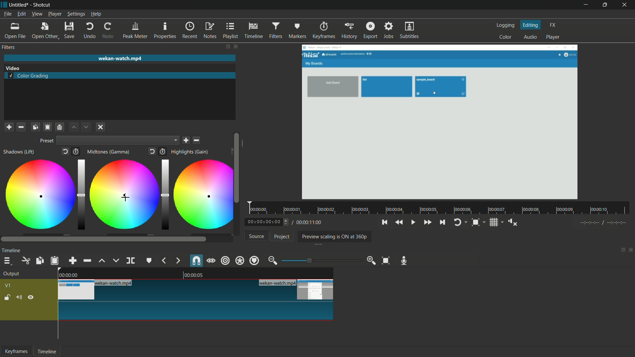 The width and height of the screenshot is (635, 357). Describe the element at coordinates (21, 298) in the screenshot. I see `mute` at that location.